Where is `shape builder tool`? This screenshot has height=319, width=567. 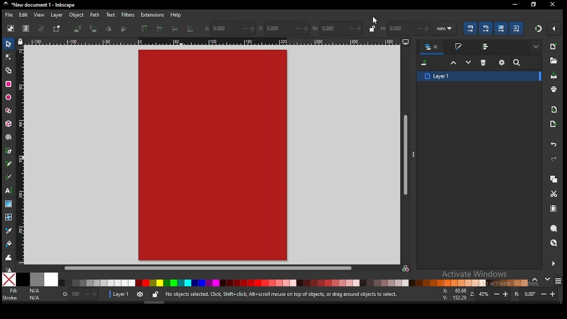 shape builder tool is located at coordinates (9, 70).